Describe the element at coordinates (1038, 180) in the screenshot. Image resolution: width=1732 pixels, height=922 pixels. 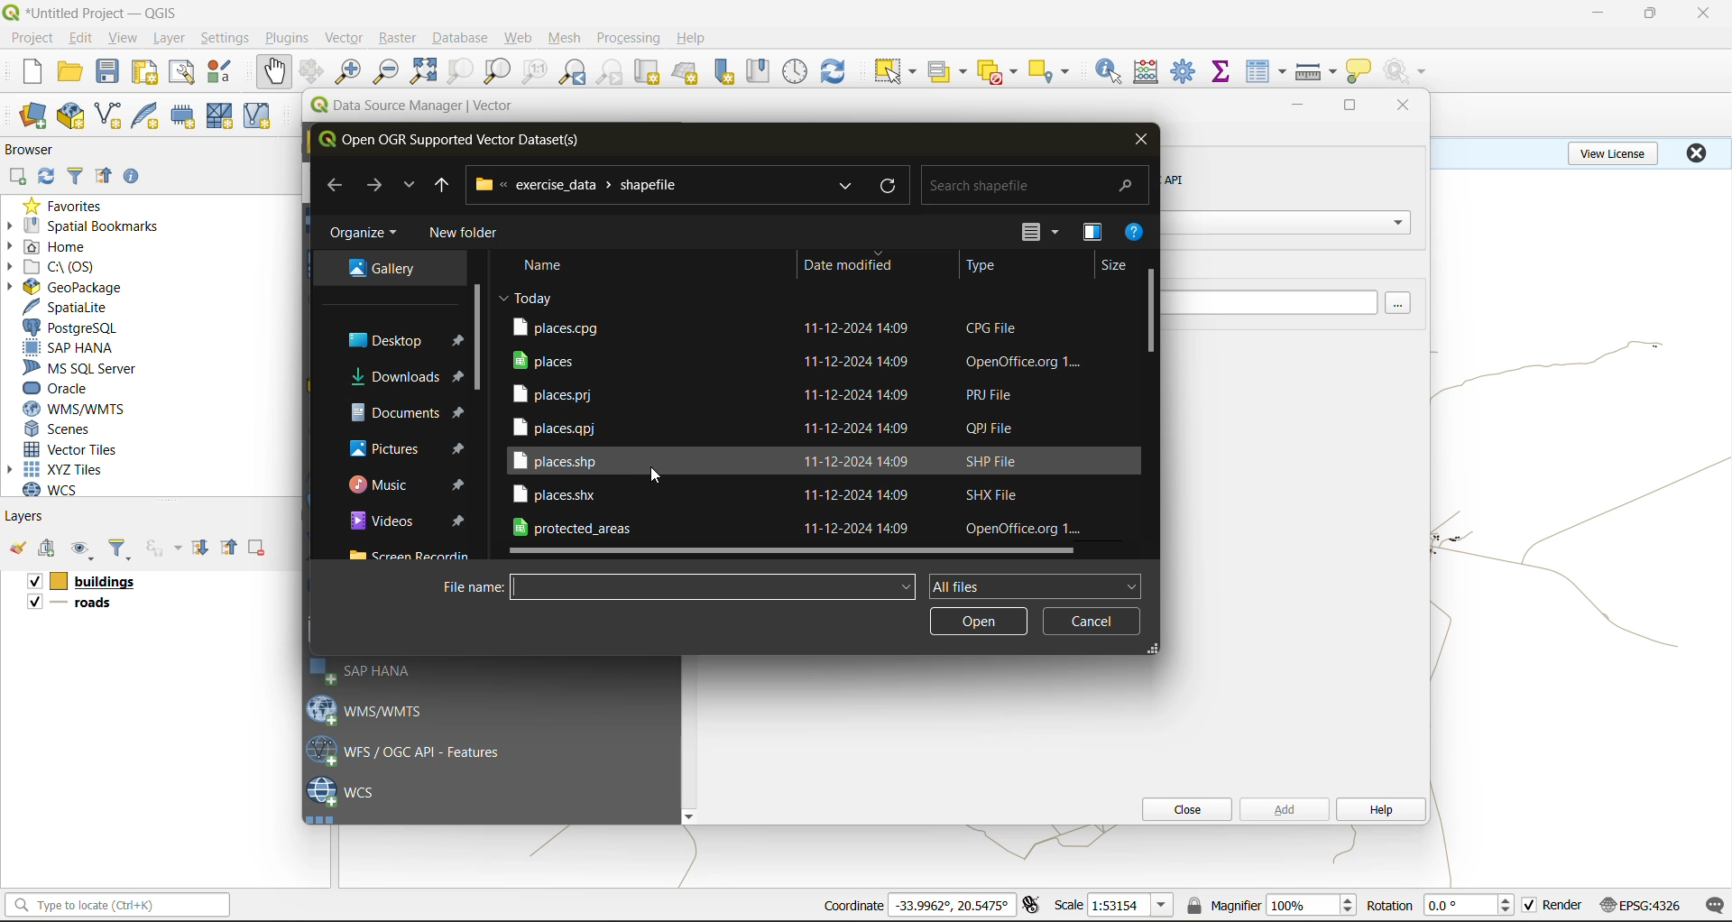
I see `search` at that location.